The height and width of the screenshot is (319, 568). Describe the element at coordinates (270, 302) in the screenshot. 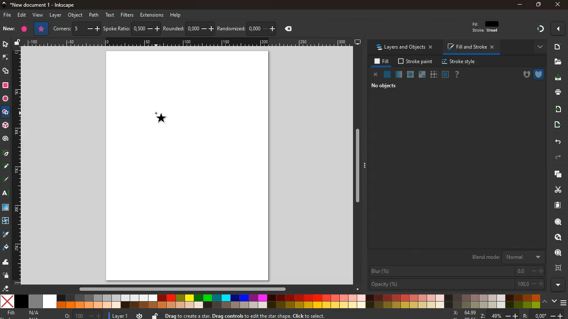

I see `color` at that location.